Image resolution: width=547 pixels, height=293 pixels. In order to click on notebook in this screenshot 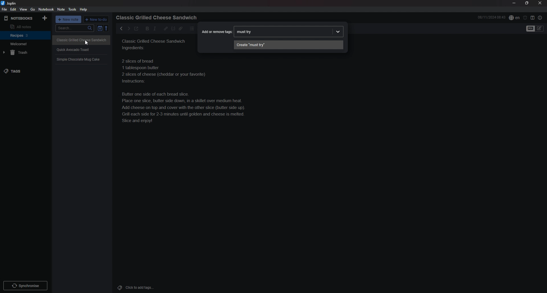, I will do `click(25, 44)`.